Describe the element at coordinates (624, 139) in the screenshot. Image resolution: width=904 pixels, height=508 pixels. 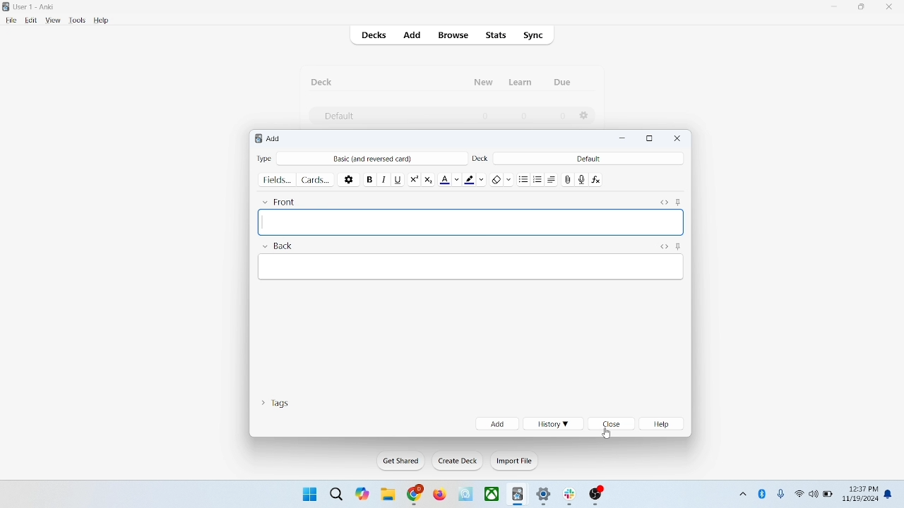
I see `minimize` at that location.